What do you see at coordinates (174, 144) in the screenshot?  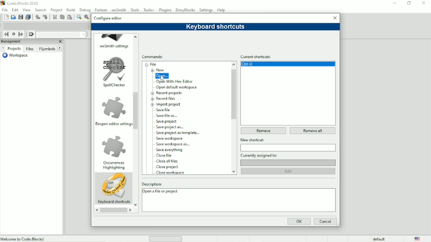 I see `Save workspace as` at bounding box center [174, 144].